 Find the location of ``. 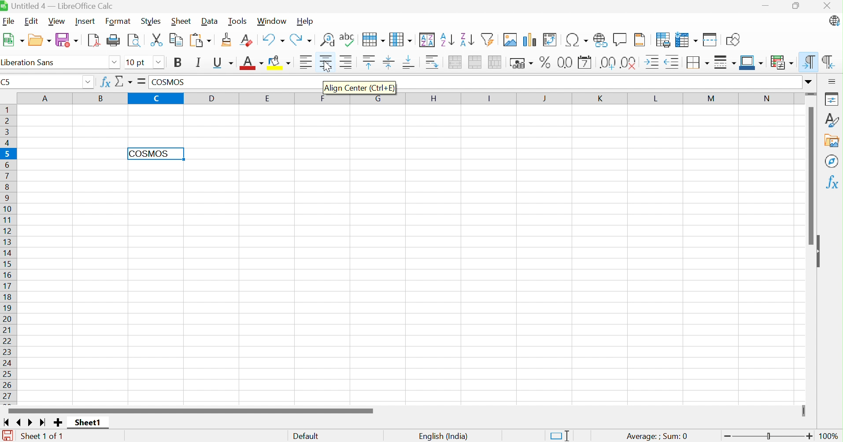

 is located at coordinates (137, 63).